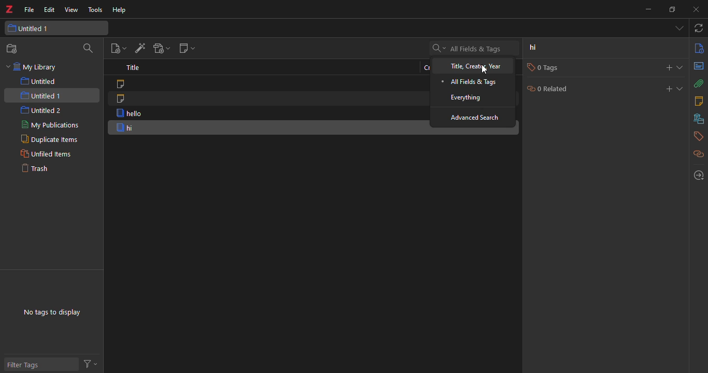 This screenshot has height=373, width=708. I want to click on actions, so click(90, 362).